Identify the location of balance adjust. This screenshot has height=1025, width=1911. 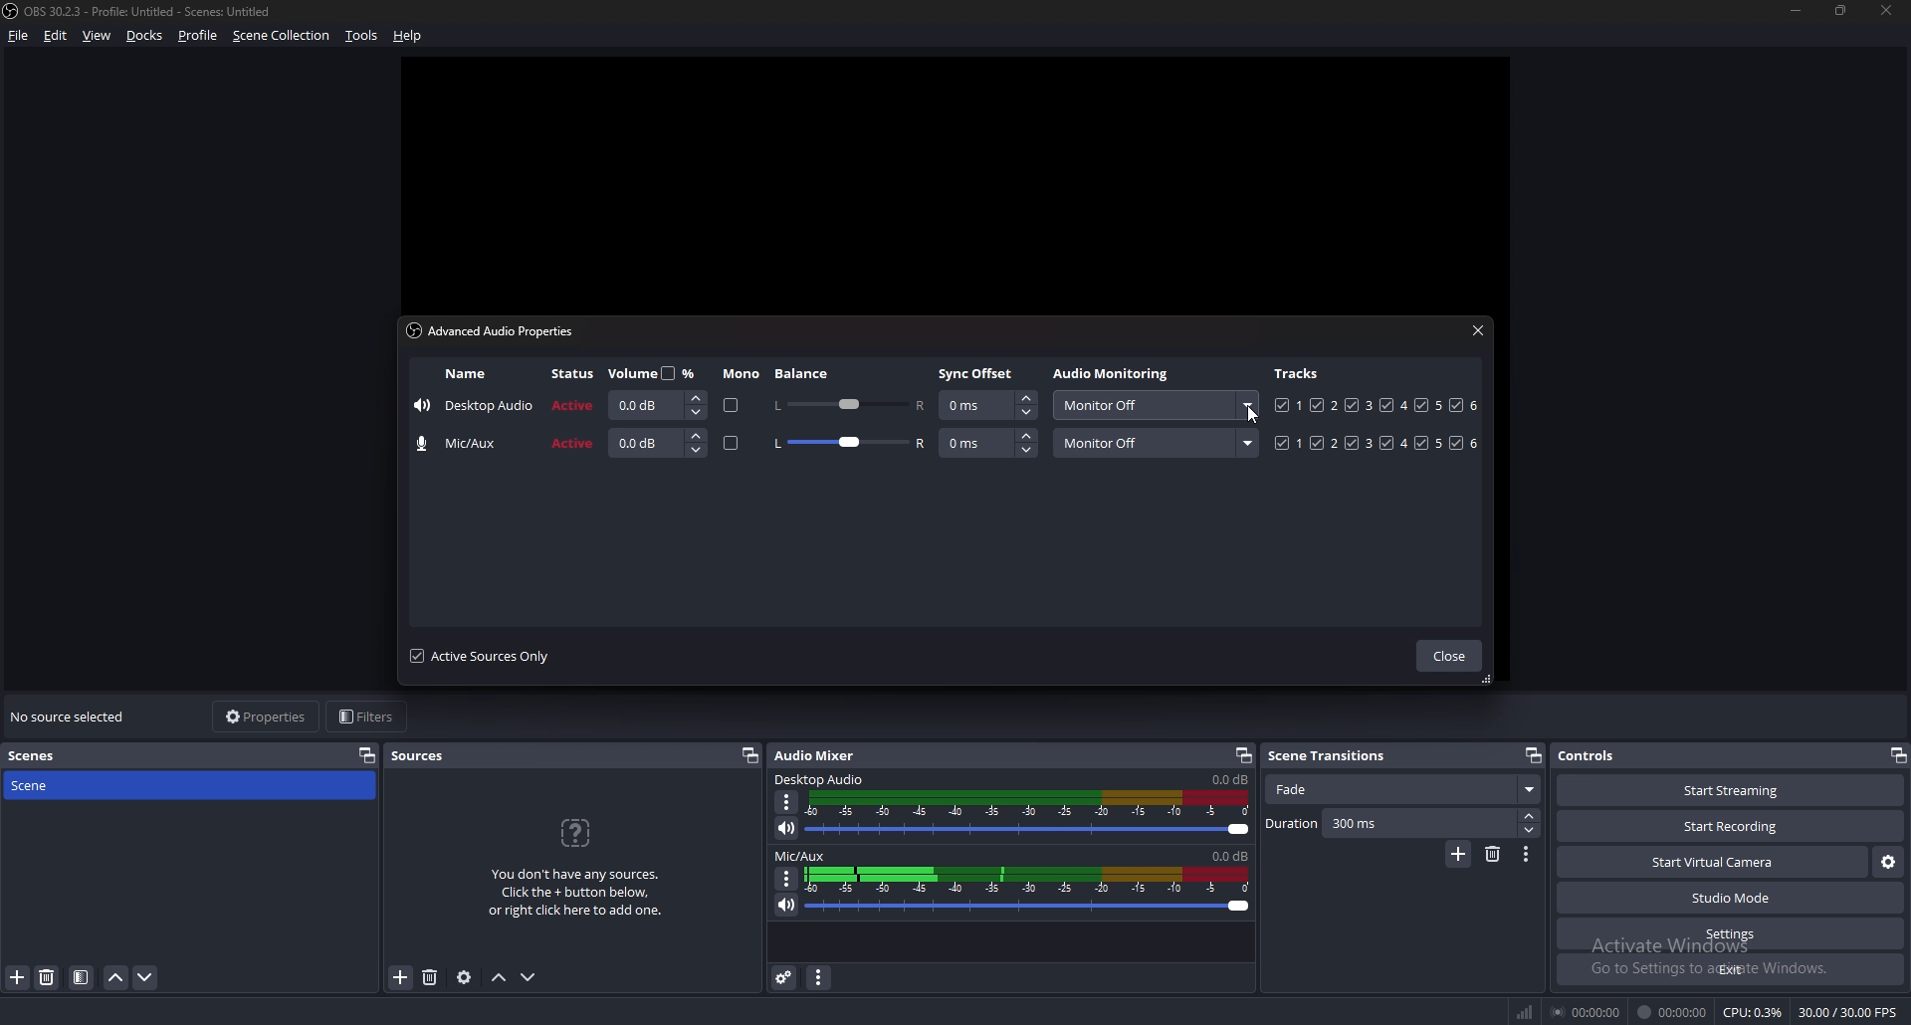
(849, 445).